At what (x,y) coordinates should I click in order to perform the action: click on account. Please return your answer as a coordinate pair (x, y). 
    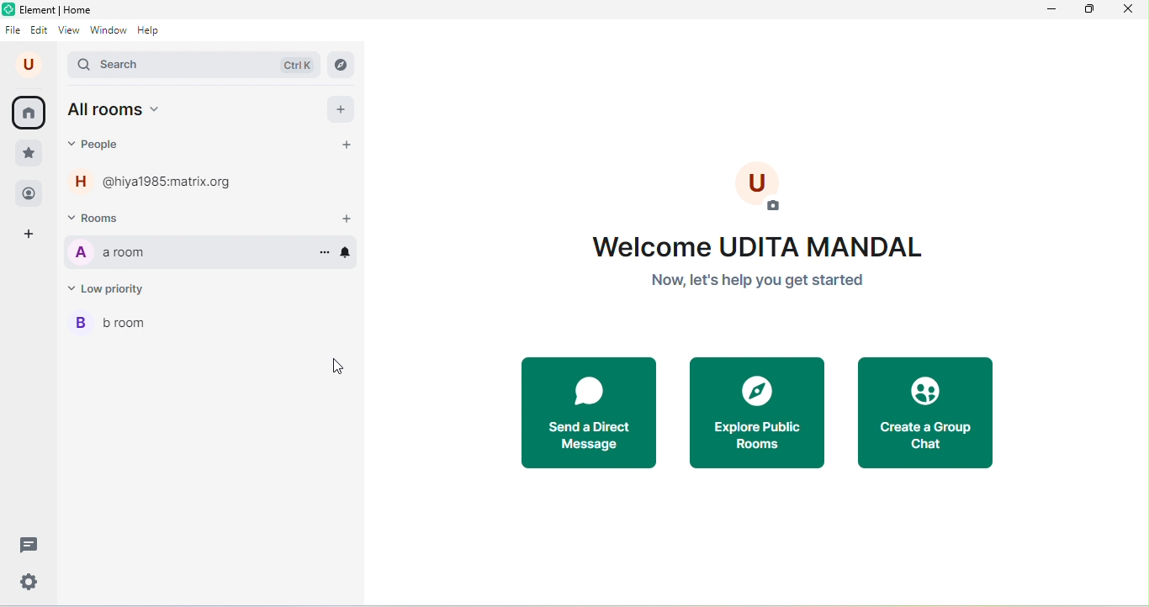
    Looking at the image, I should click on (29, 64).